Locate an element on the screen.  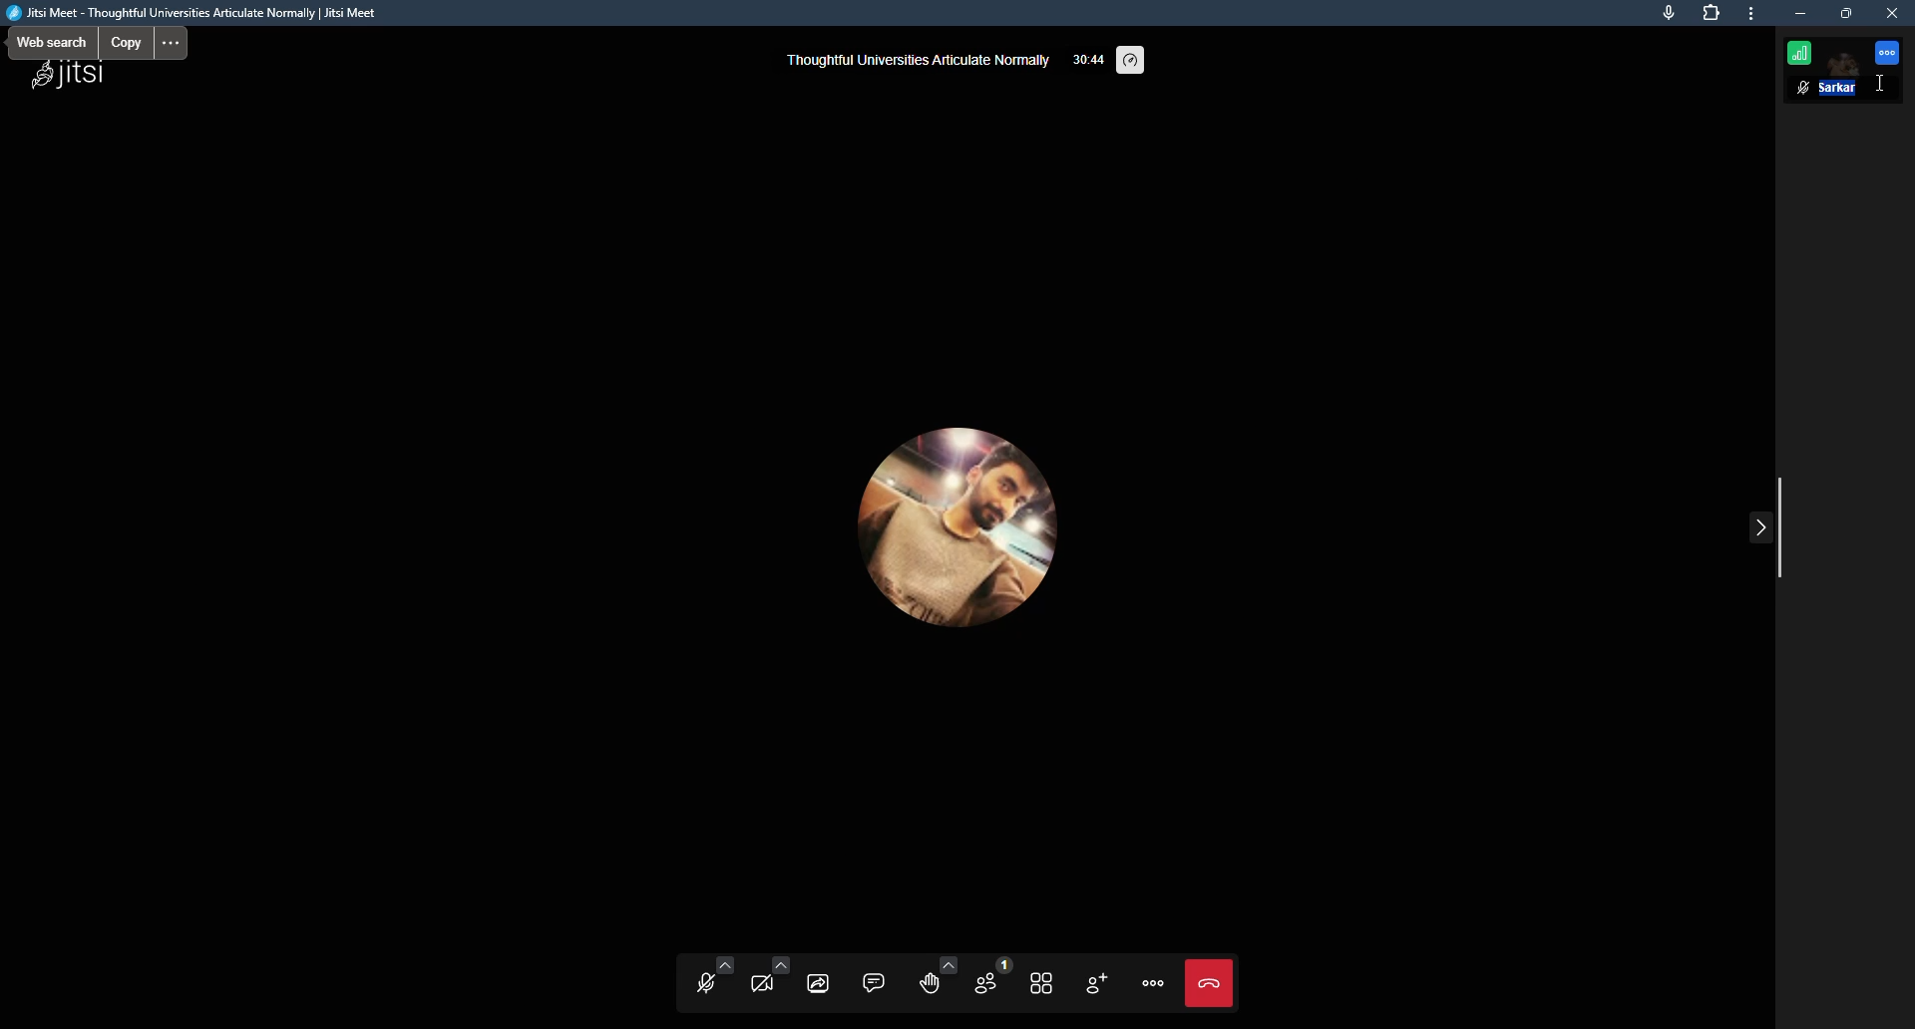
start camera is located at coordinates (767, 980).